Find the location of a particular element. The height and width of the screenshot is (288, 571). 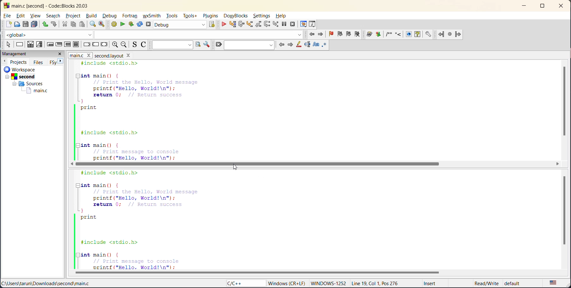

break instruction is located at coordinates (86, 45).